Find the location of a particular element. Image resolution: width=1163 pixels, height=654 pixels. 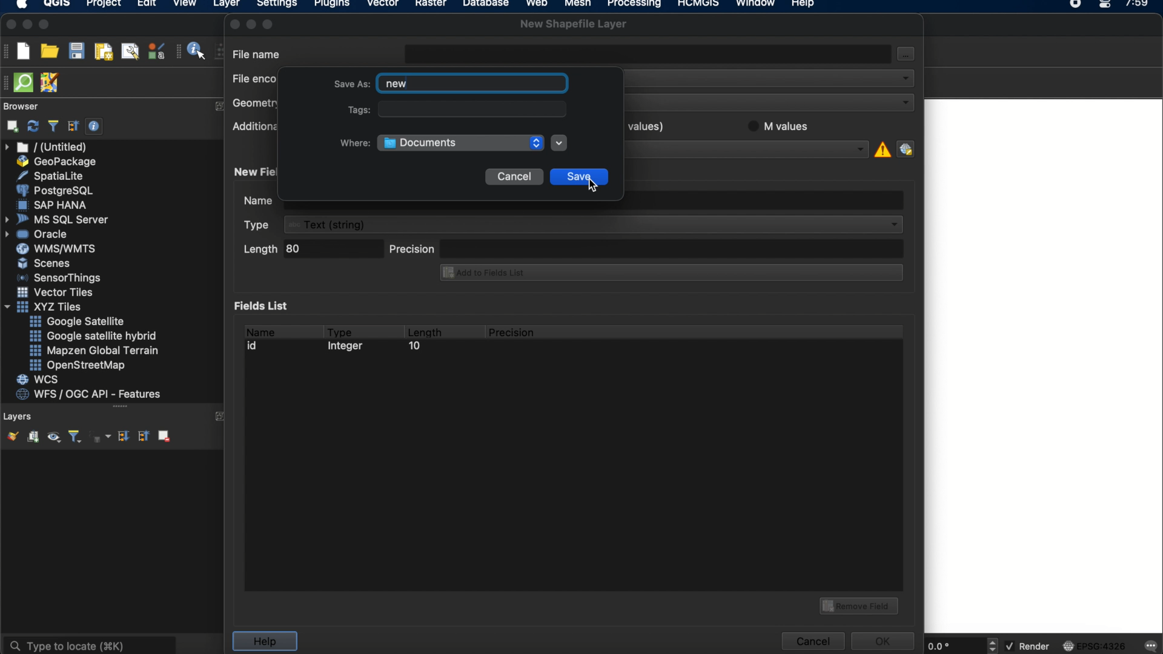

enable/disable properties widget is located at coordinates (94, 127).